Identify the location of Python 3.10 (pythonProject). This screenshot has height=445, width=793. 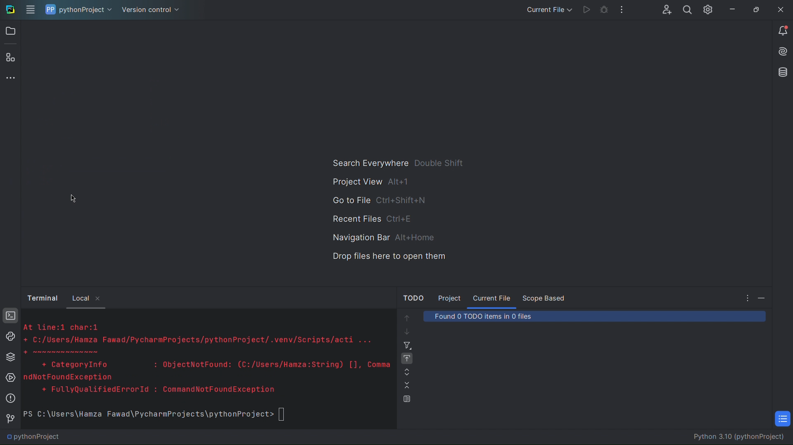
(742, 438).